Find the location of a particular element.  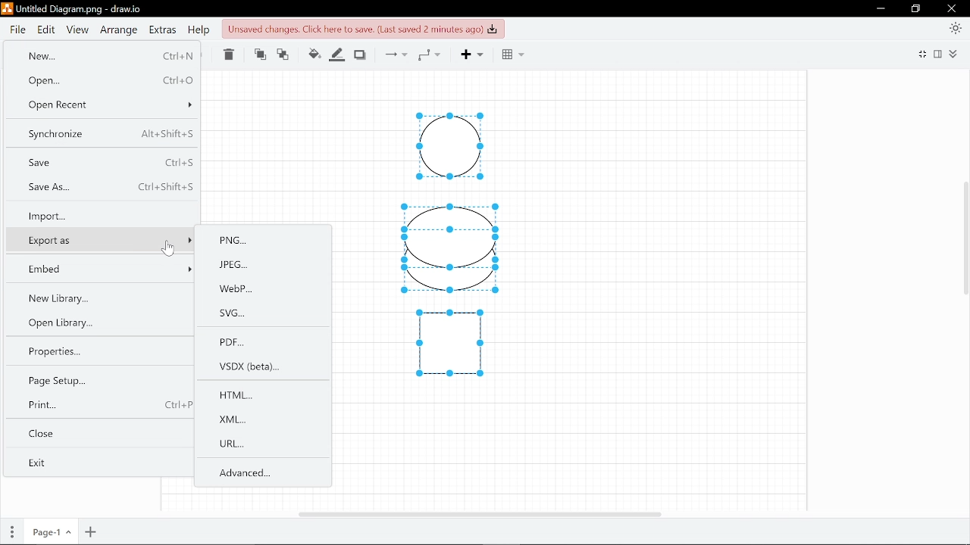

PDF is located at coordinates (264, 344).